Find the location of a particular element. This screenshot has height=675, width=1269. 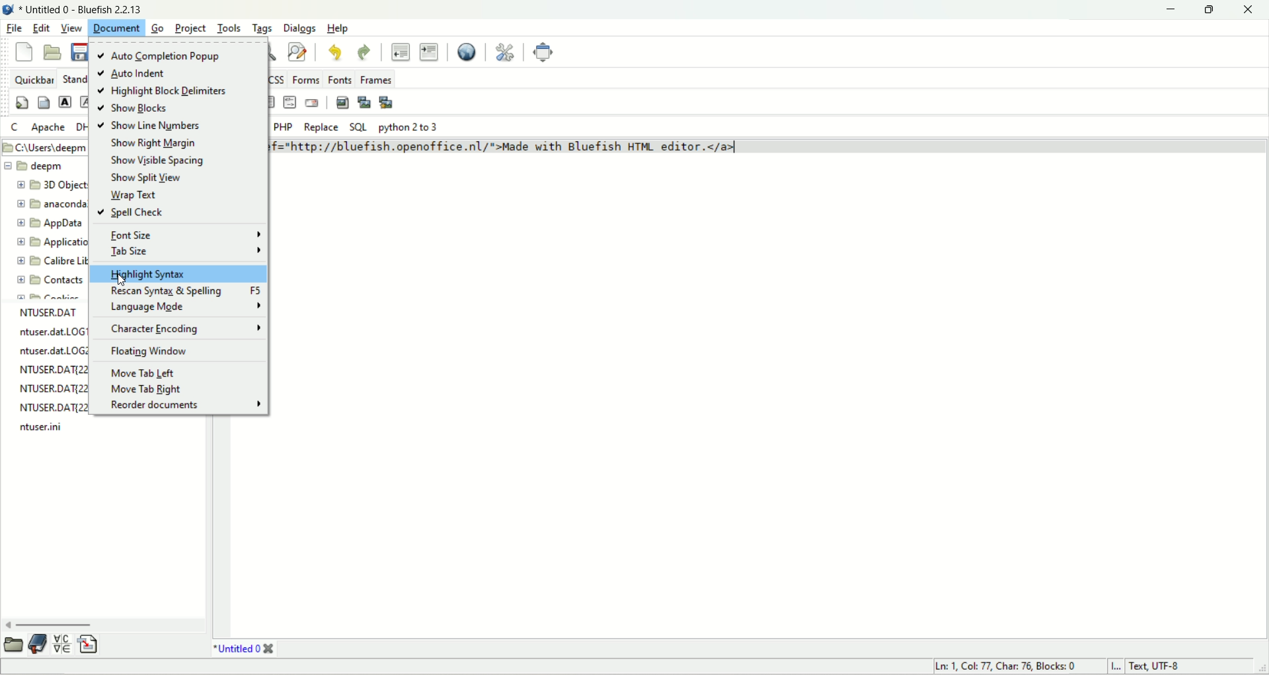

documentation is located at coordinates (38, 642).